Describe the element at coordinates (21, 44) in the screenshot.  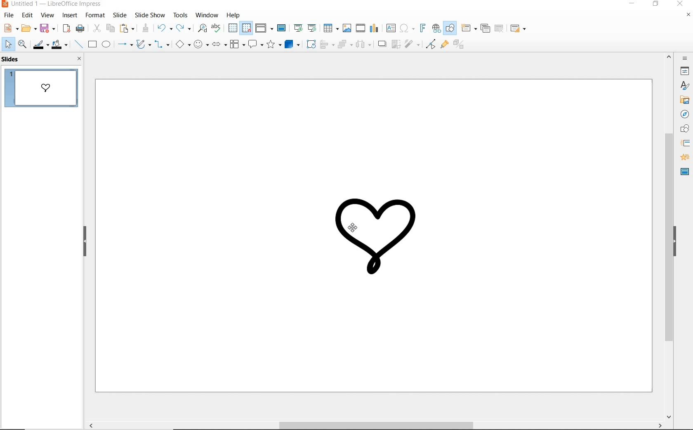
I see `zoom and pan` at that location.